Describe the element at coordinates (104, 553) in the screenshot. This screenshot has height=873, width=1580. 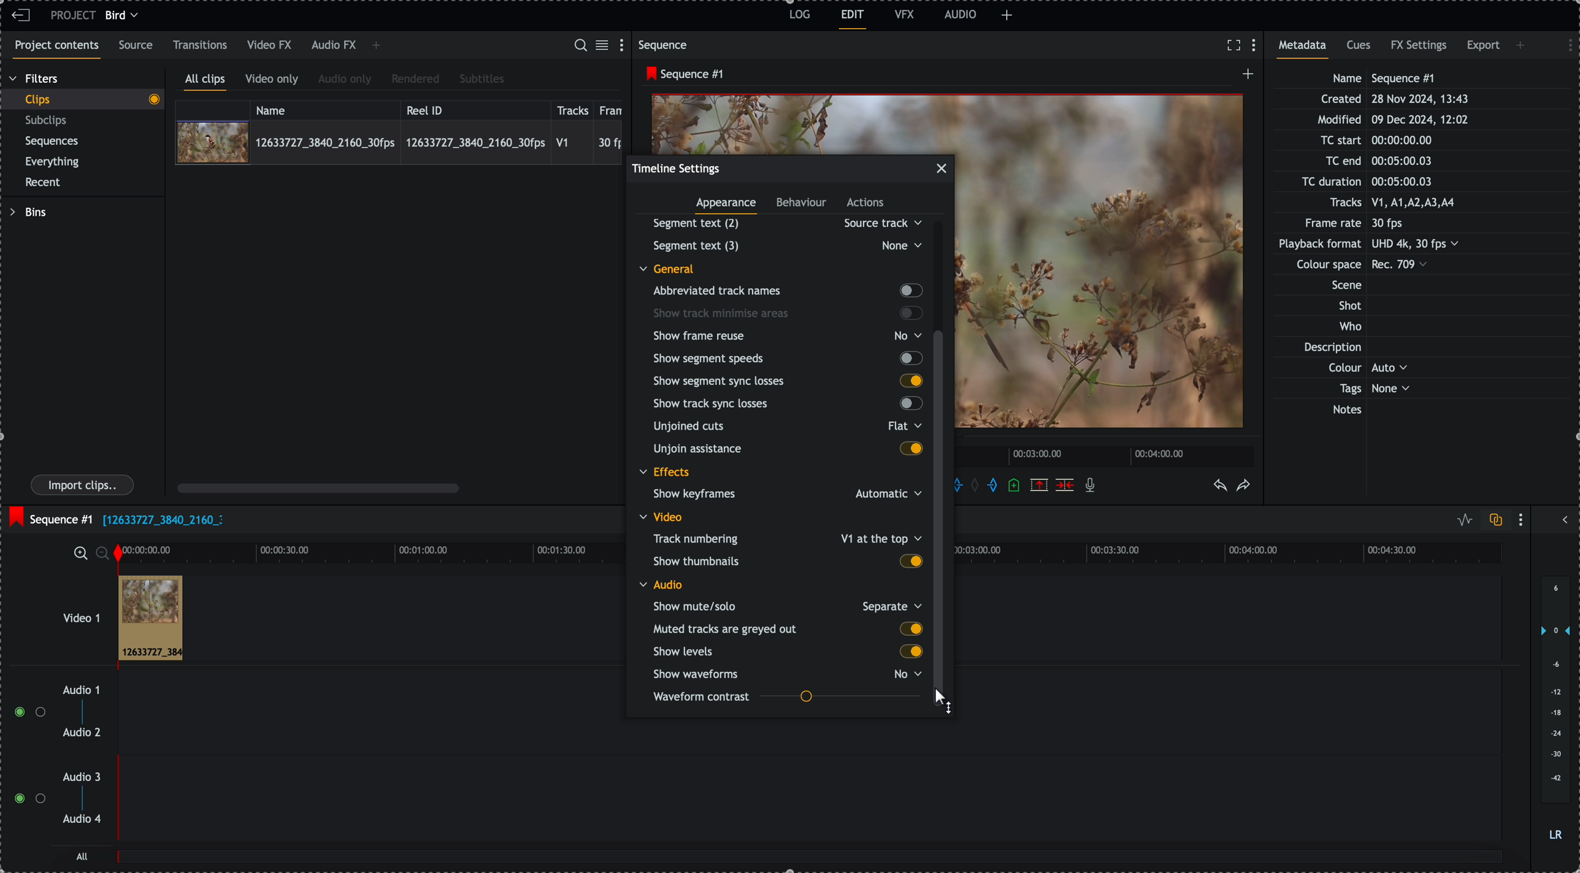
I see `zoom ouy` at that location.